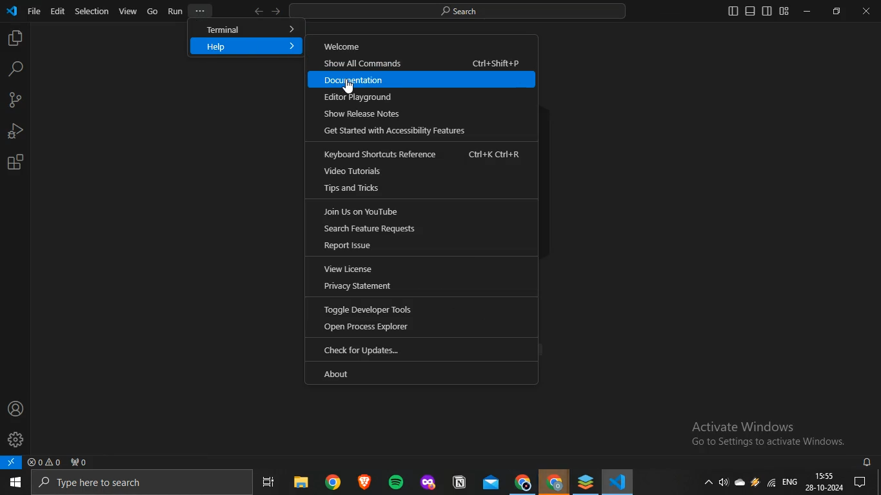 The image size is (881, 495). Describe the element at coordinates (423, 244) in the screenshot. I see `Report Issue.` at that location.